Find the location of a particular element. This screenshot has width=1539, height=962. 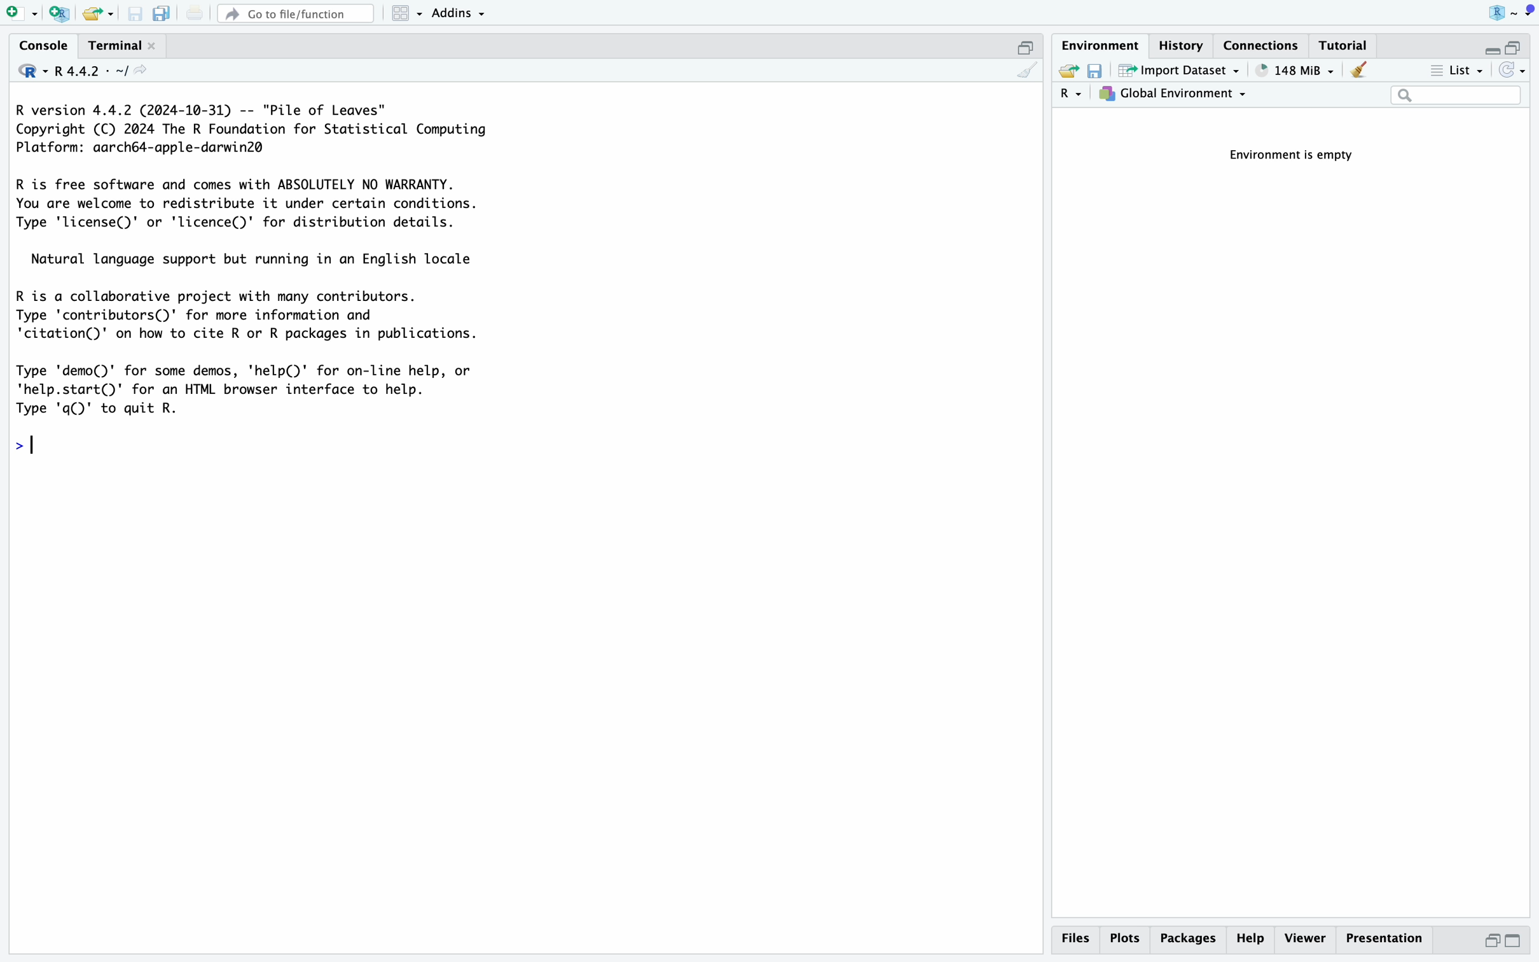

view the current working directory is located at coordinates (146, 73).